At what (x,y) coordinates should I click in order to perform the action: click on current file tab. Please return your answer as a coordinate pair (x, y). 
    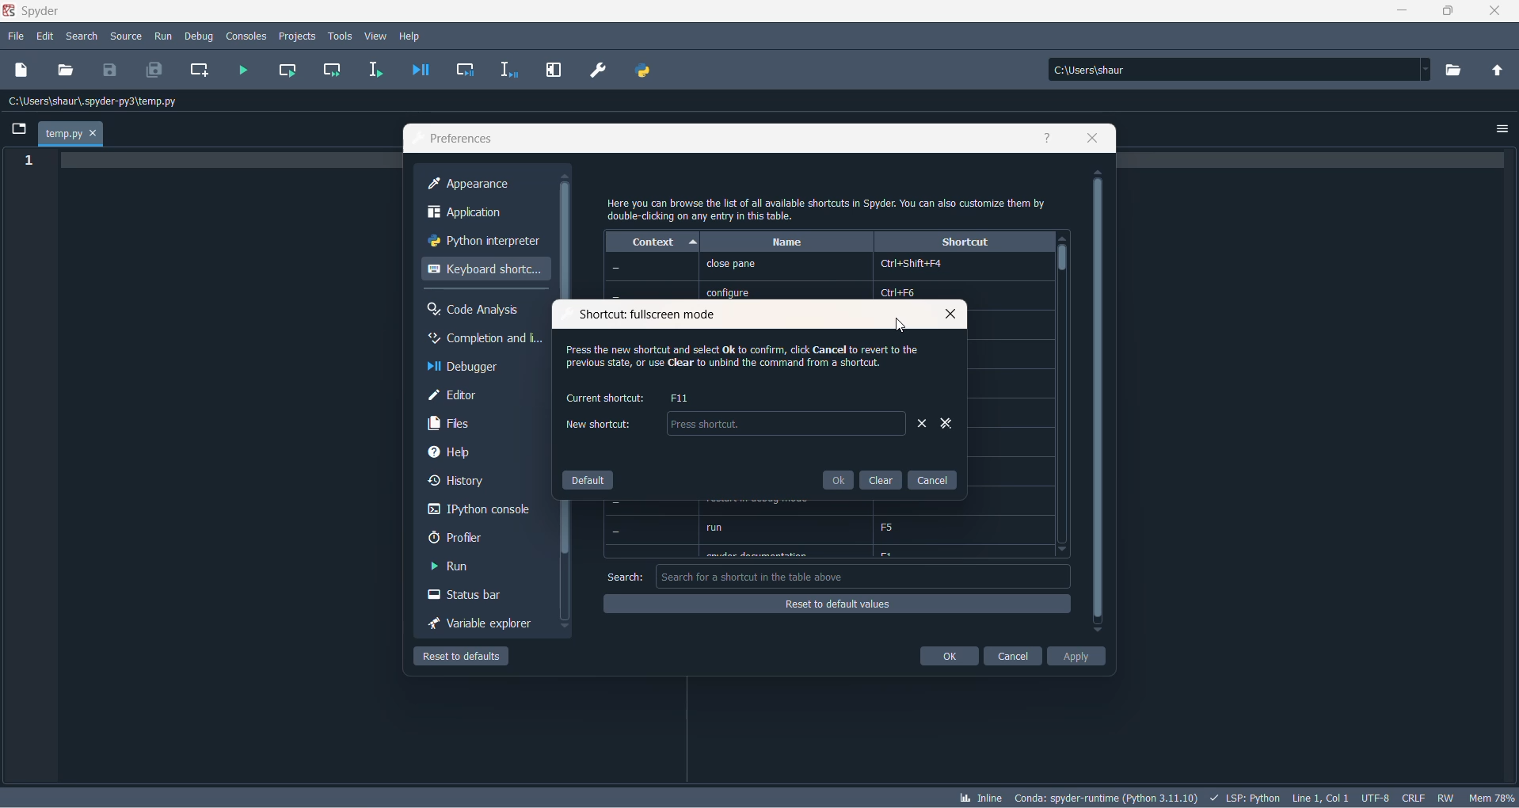
    Looking at the image, I should click on (70, 135).